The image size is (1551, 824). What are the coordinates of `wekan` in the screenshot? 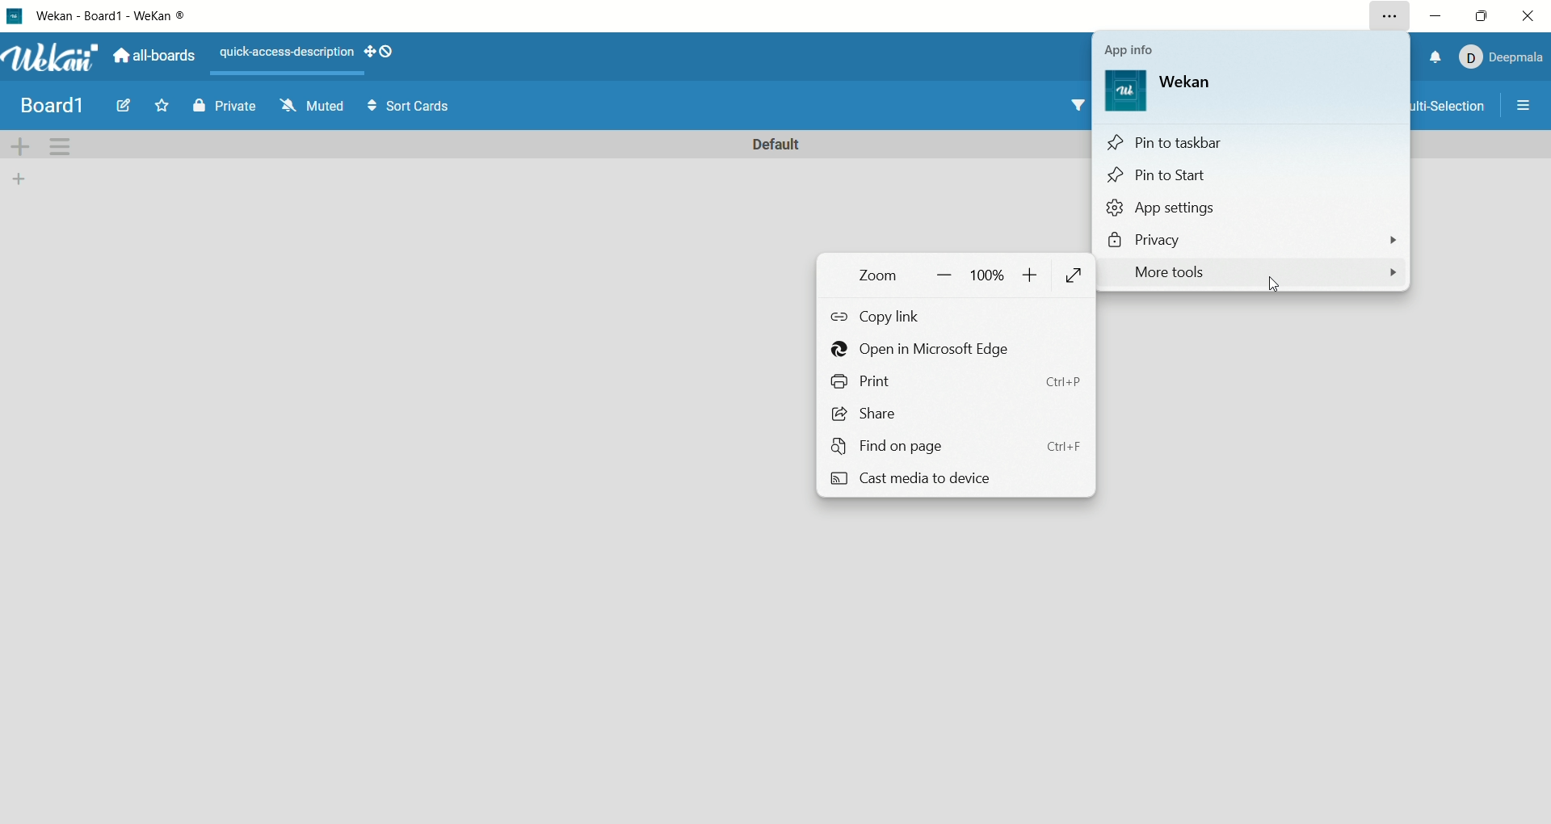 It's located at (51, 59).